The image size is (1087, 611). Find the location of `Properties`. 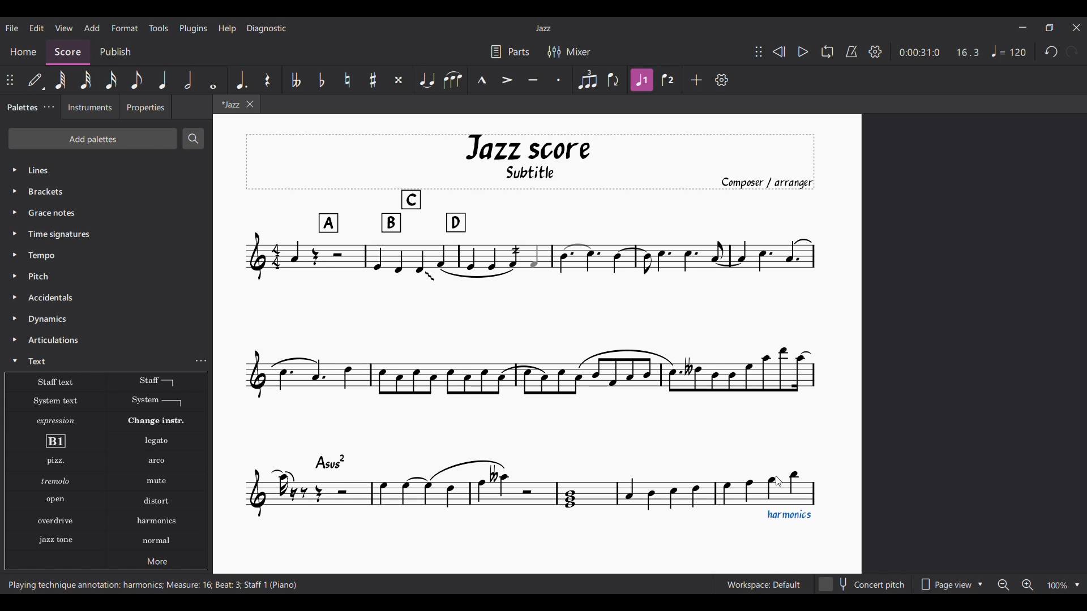

Properties is located at coordinates (145, 110).